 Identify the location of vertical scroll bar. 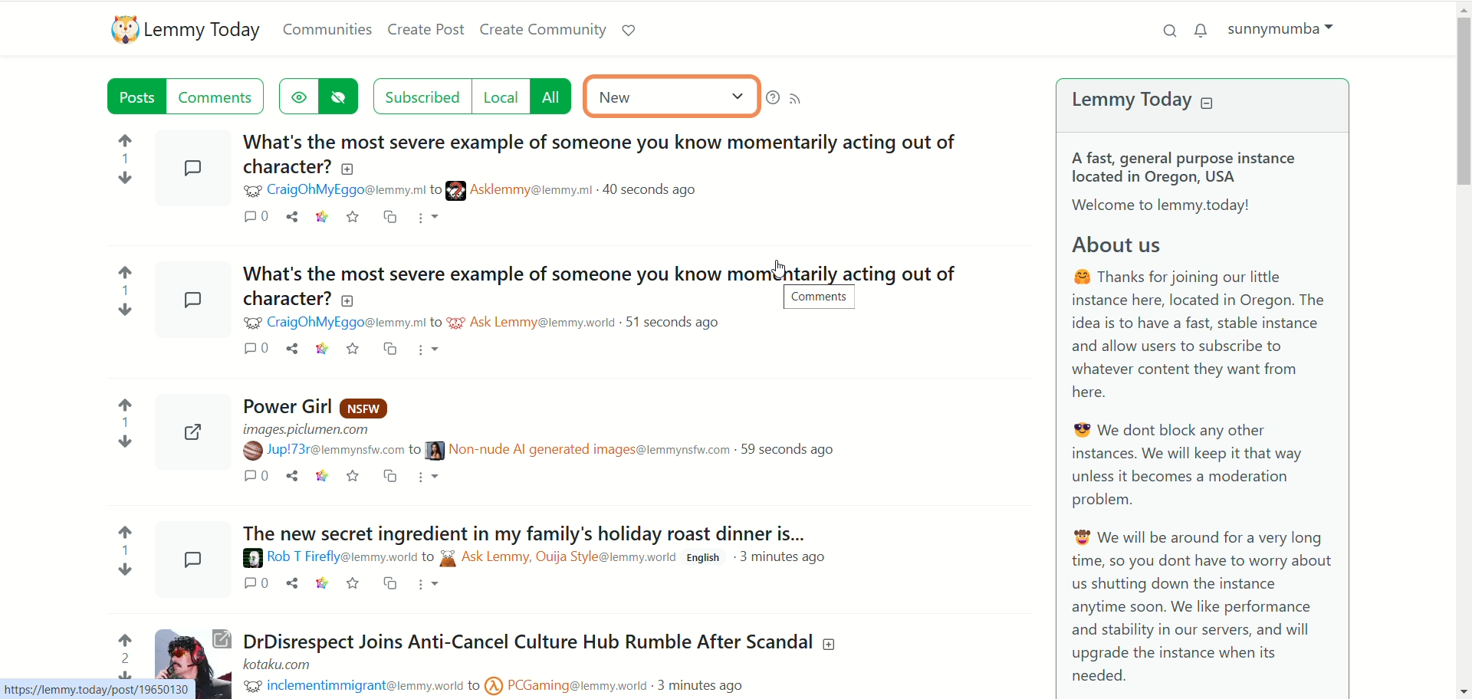
(1463, 348).